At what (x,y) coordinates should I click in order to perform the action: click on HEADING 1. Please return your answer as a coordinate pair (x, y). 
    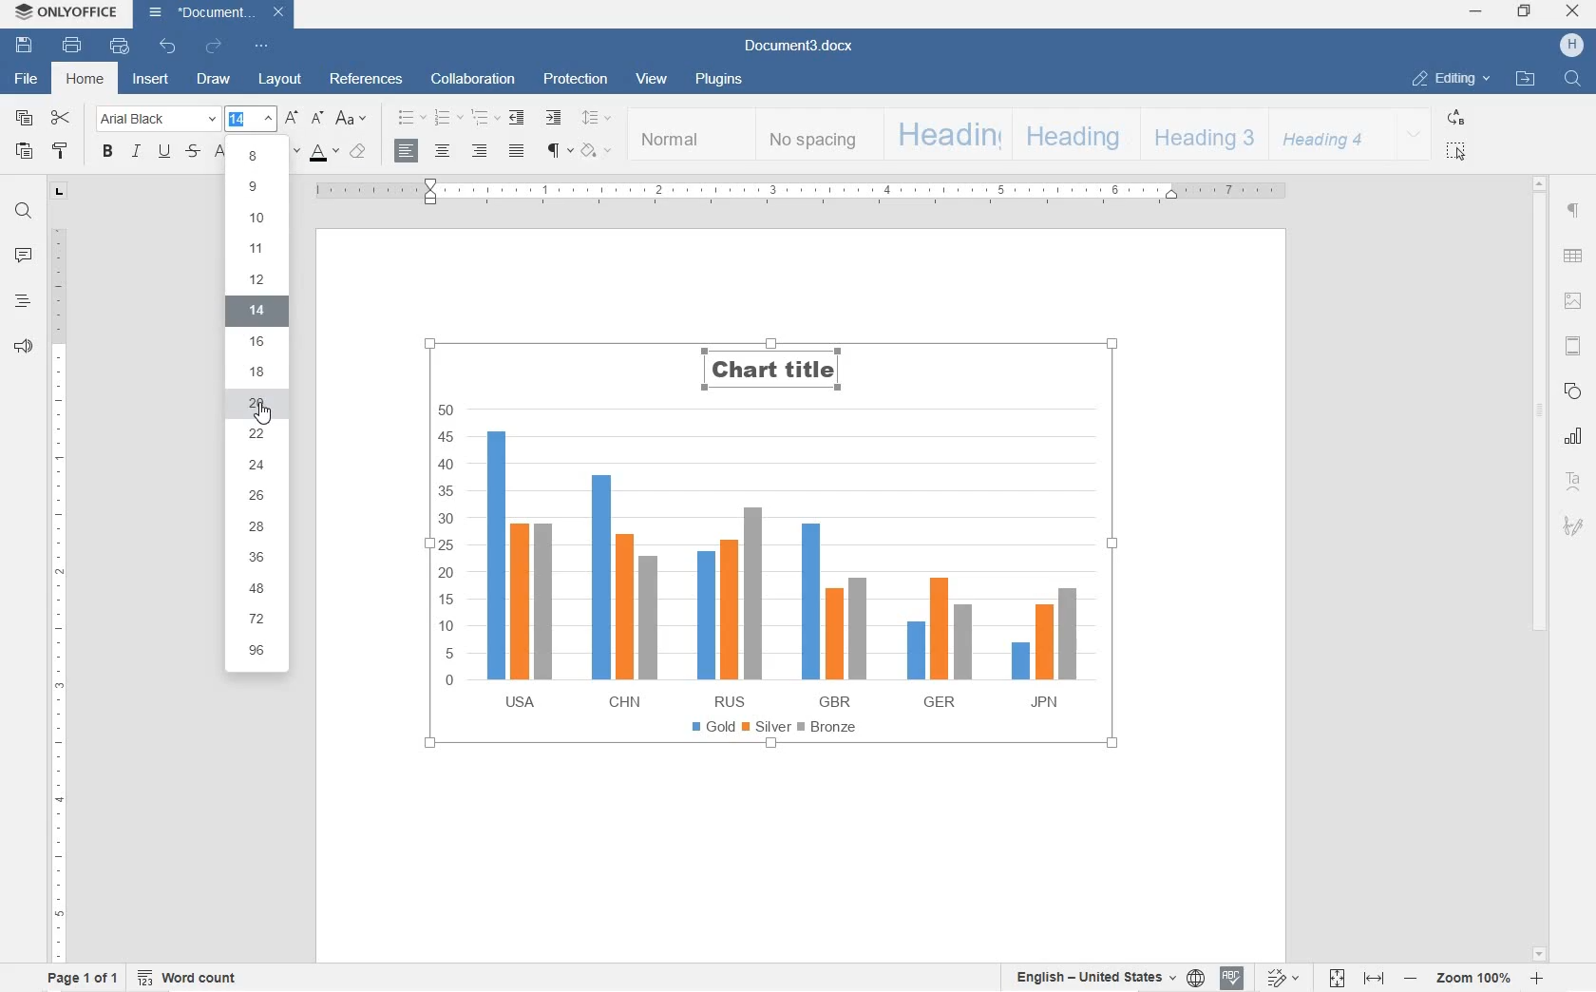
    Looking at the image, I should click on (944, 135).